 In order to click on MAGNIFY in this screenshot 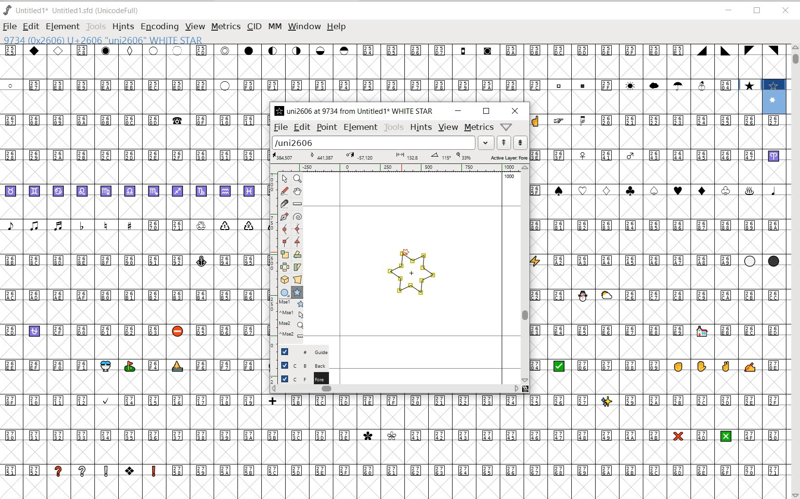, I will do `click(297, 179)`.